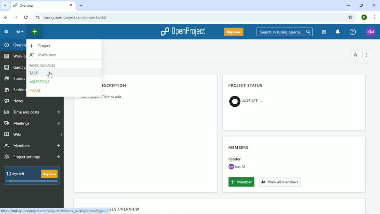 The height and width of the screenshot is (214, 380). I want to click on K, so click(364, 17).